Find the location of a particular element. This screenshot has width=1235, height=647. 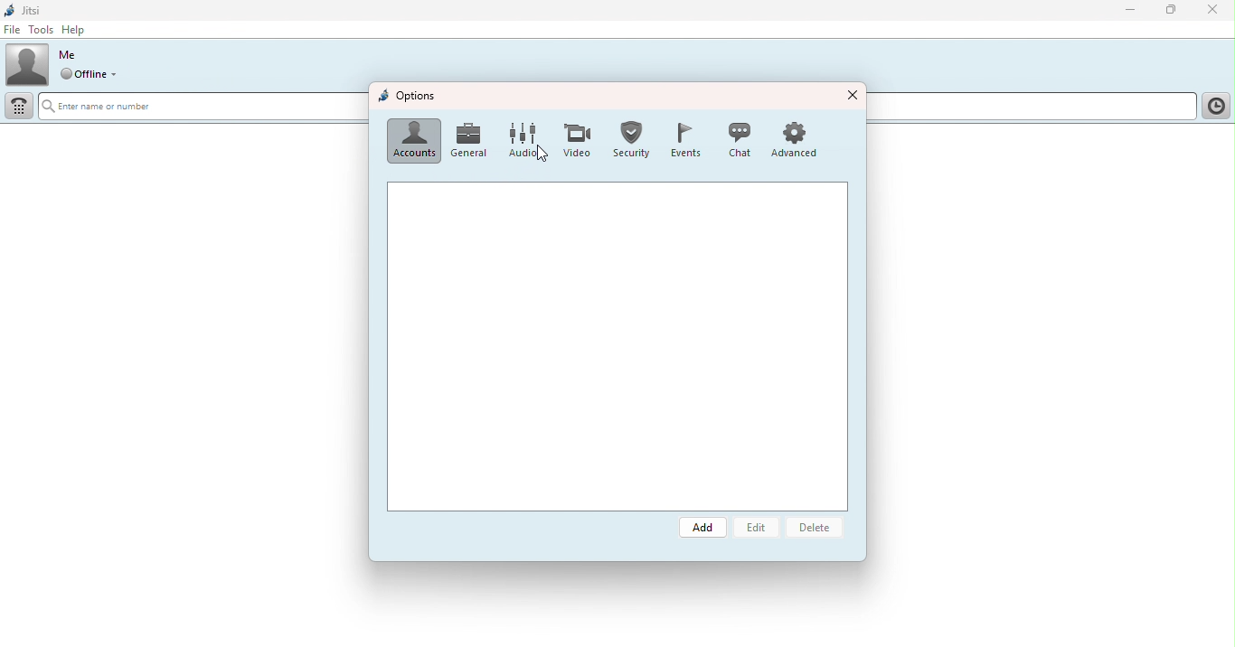

Edit is located at coordinates (761, 529).